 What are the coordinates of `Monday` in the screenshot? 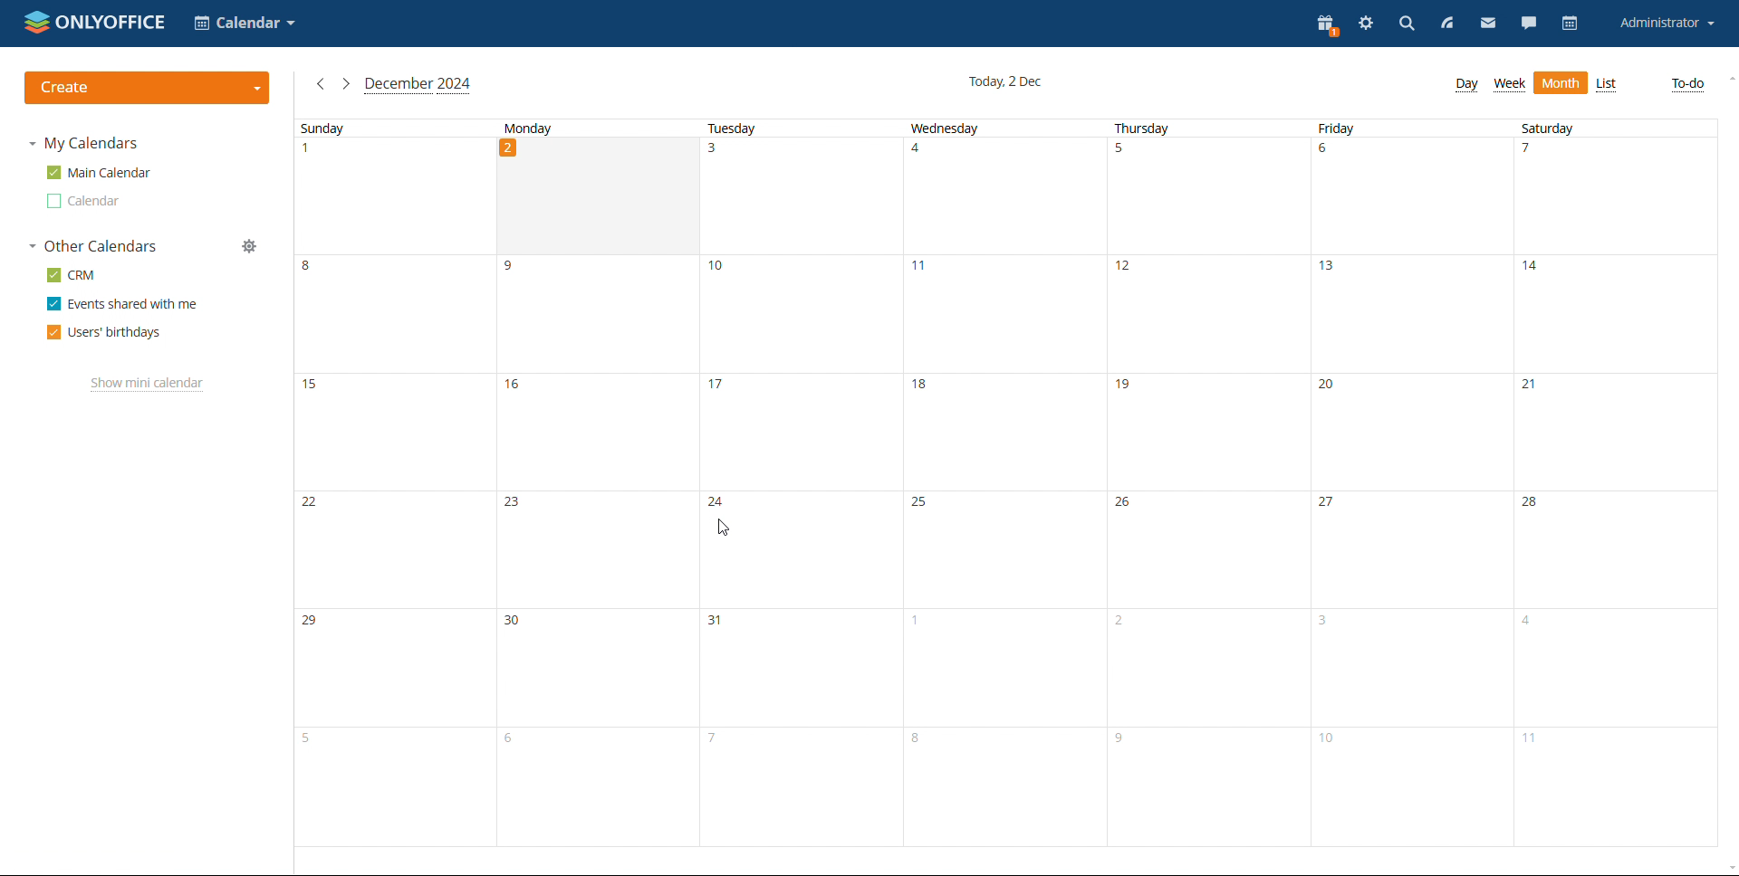 It's located at (529, 128).